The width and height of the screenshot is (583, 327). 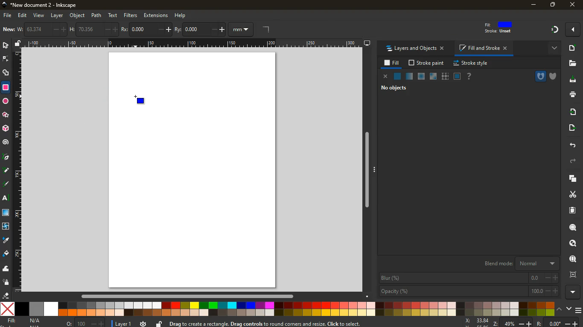 What do you see at coordinates (574, 275) in the screenshot?
I see `frame` at bounding box center [574, 275].